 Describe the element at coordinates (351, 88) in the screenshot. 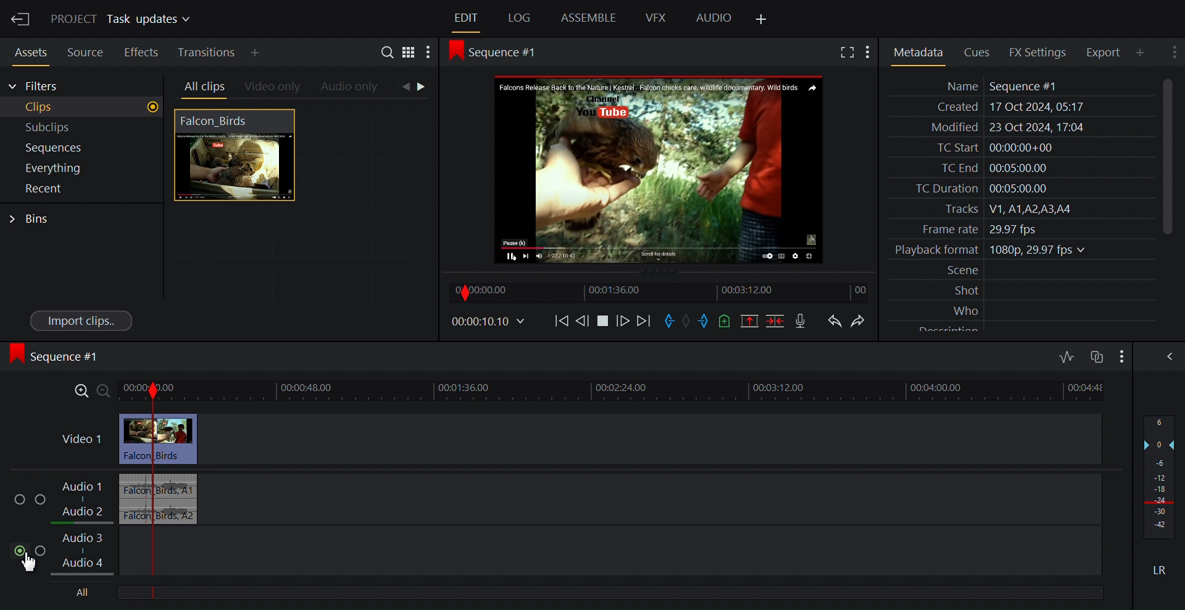

I see `Audio only` at that location.